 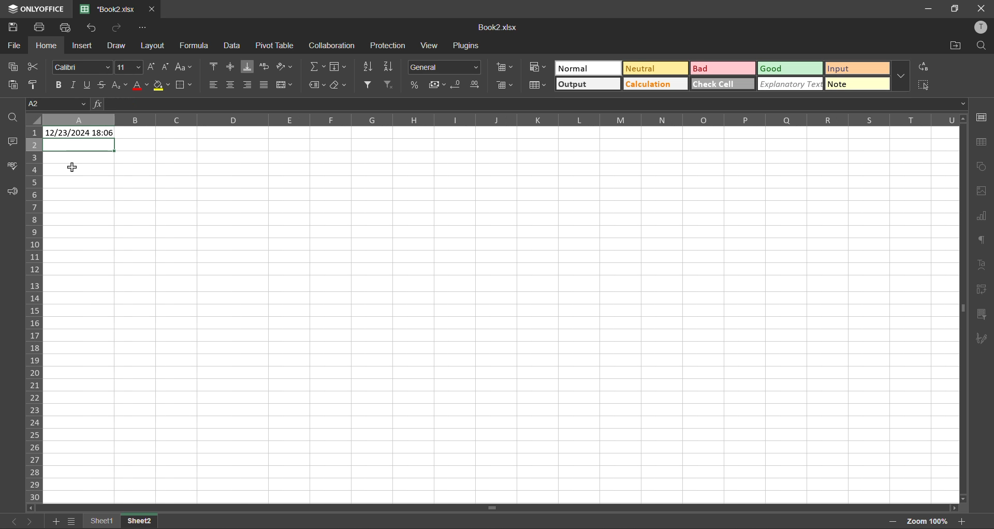 I want to click on paragraph, so click(x=981, y=239).